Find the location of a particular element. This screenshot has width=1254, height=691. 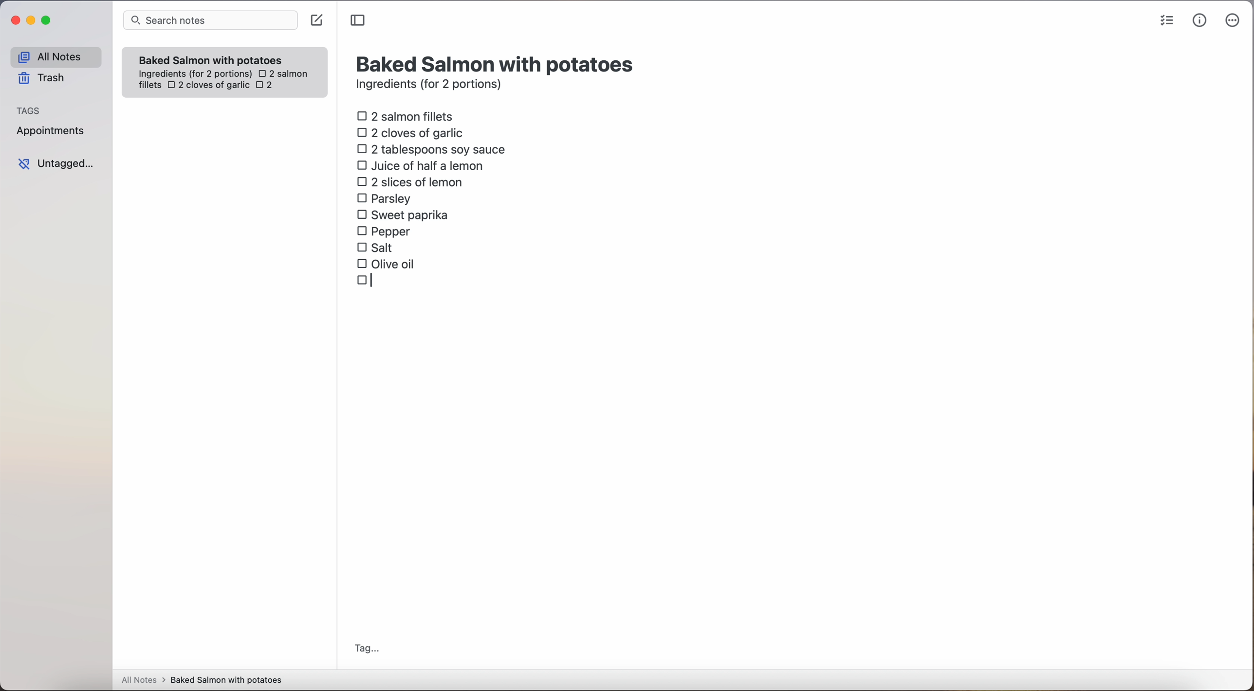

parsley is located at coordinates (384, 197).